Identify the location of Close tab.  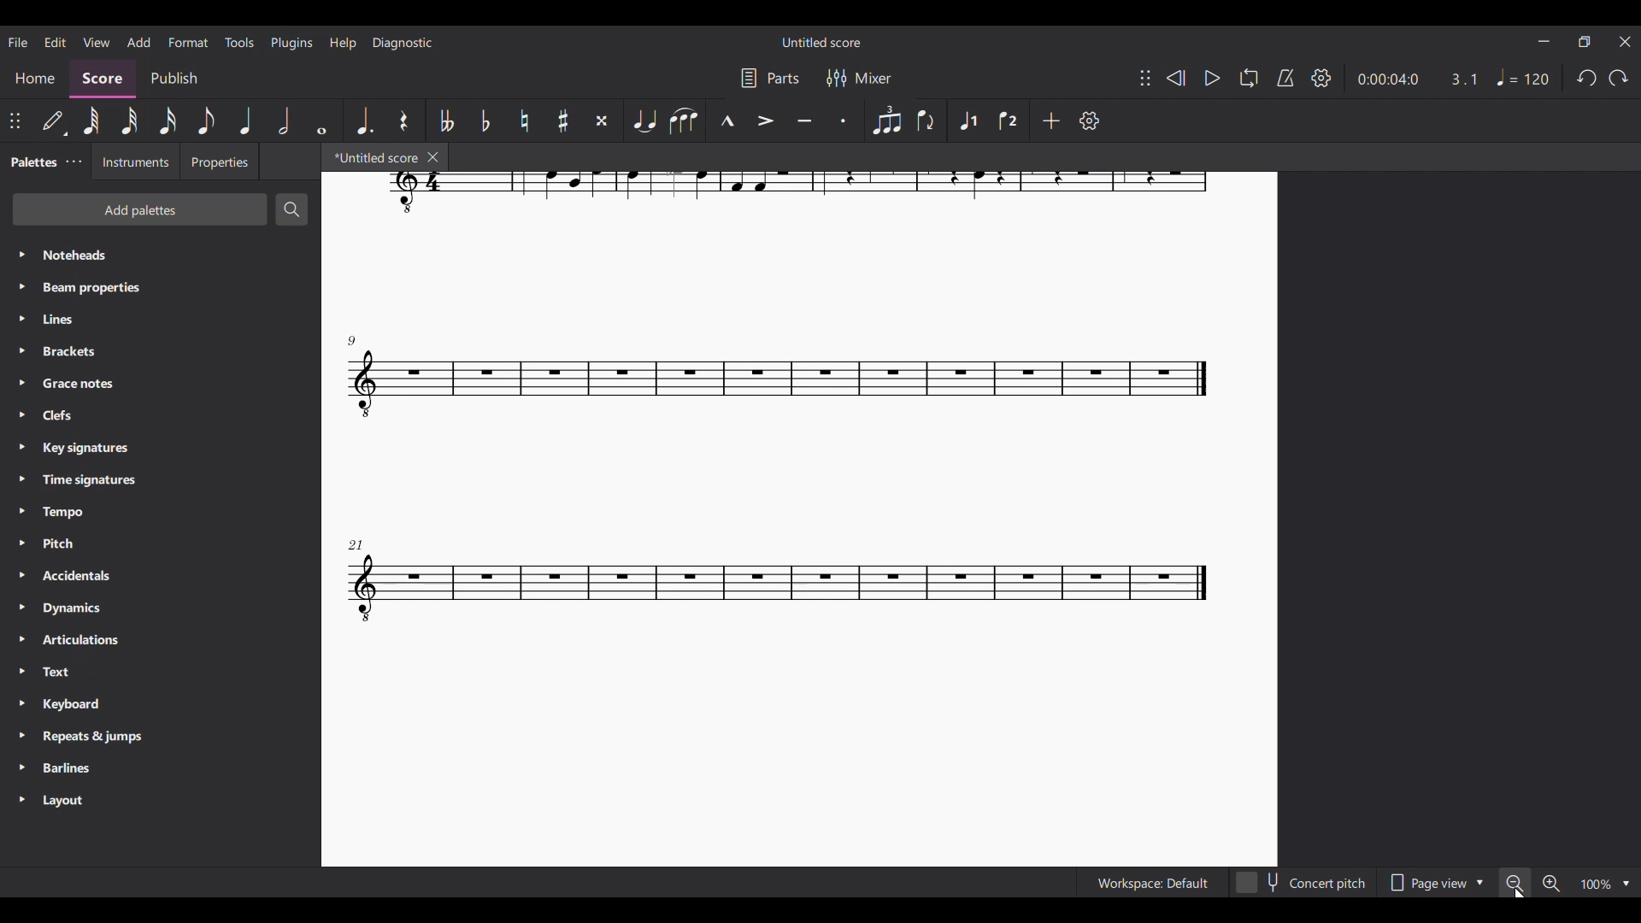
(433, 157).